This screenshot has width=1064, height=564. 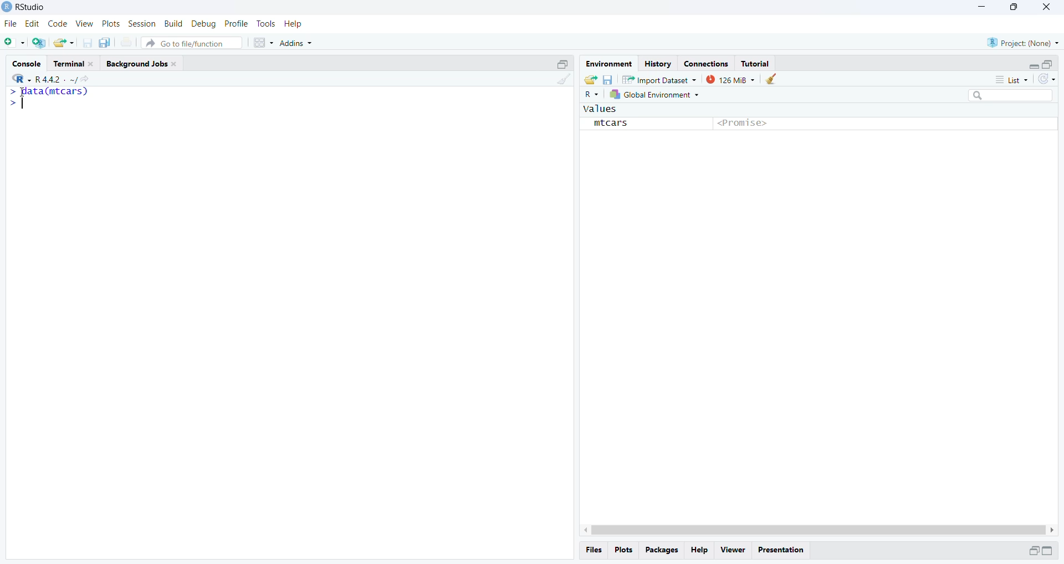 What do you see at coordinates (594, 550) in the screenshot?
I see `Files` at bounding box center [594, 550].